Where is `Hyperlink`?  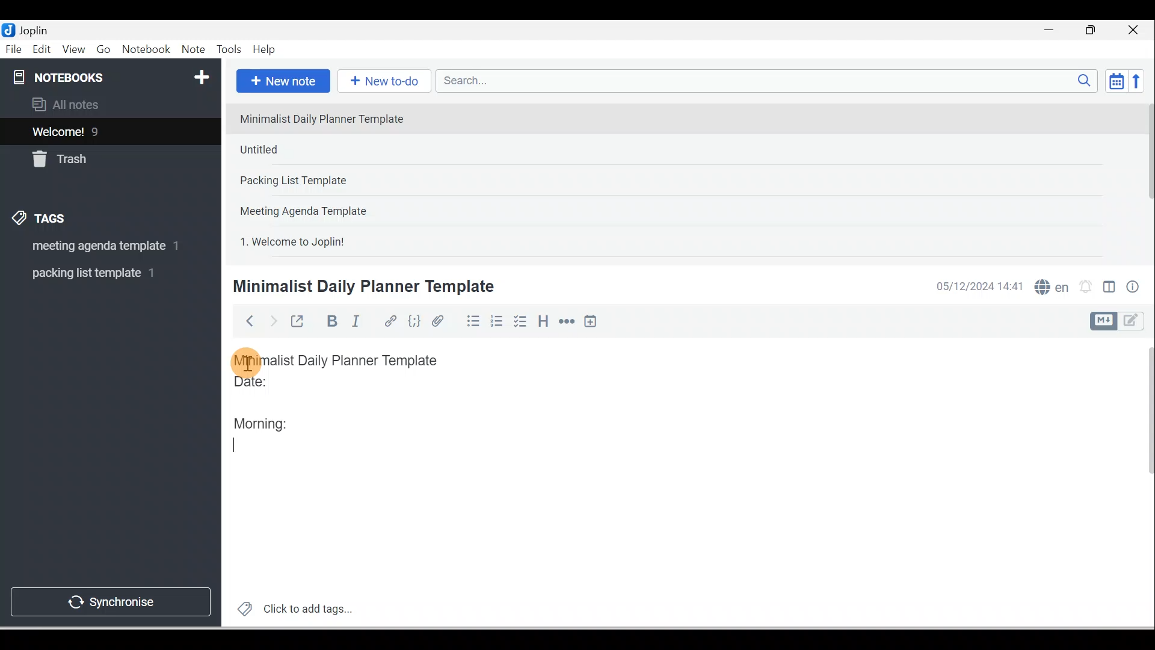 Hyperlink is located at coordinates (389, 322).